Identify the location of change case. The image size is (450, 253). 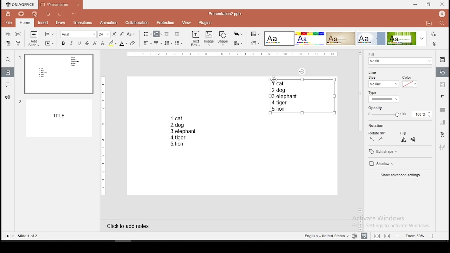
(131, 34).